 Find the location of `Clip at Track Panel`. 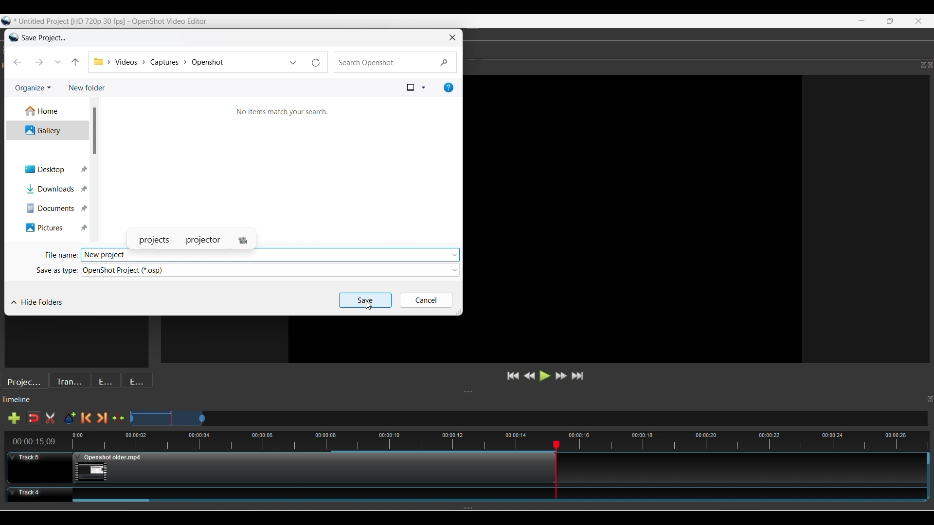

Clip at Track Panel is located at coordinates (489, 491).